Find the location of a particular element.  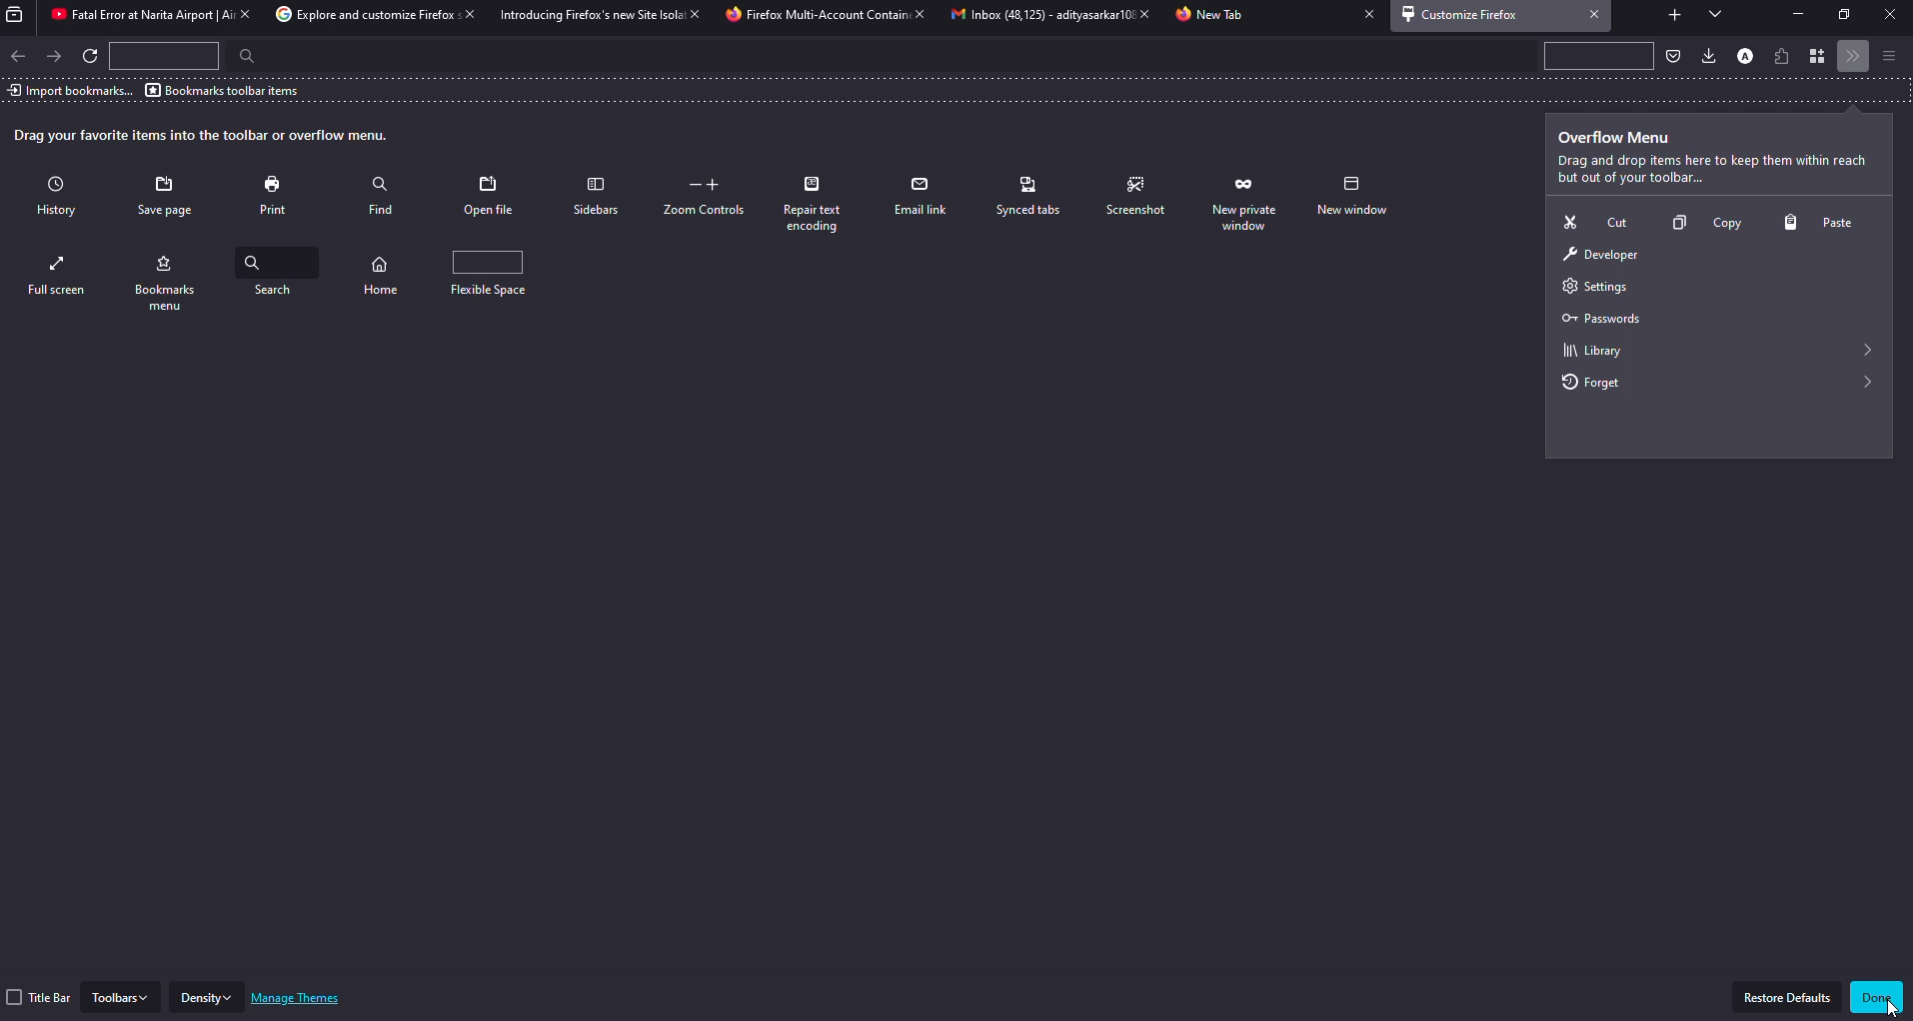

close is located at coordinates (691, 13).